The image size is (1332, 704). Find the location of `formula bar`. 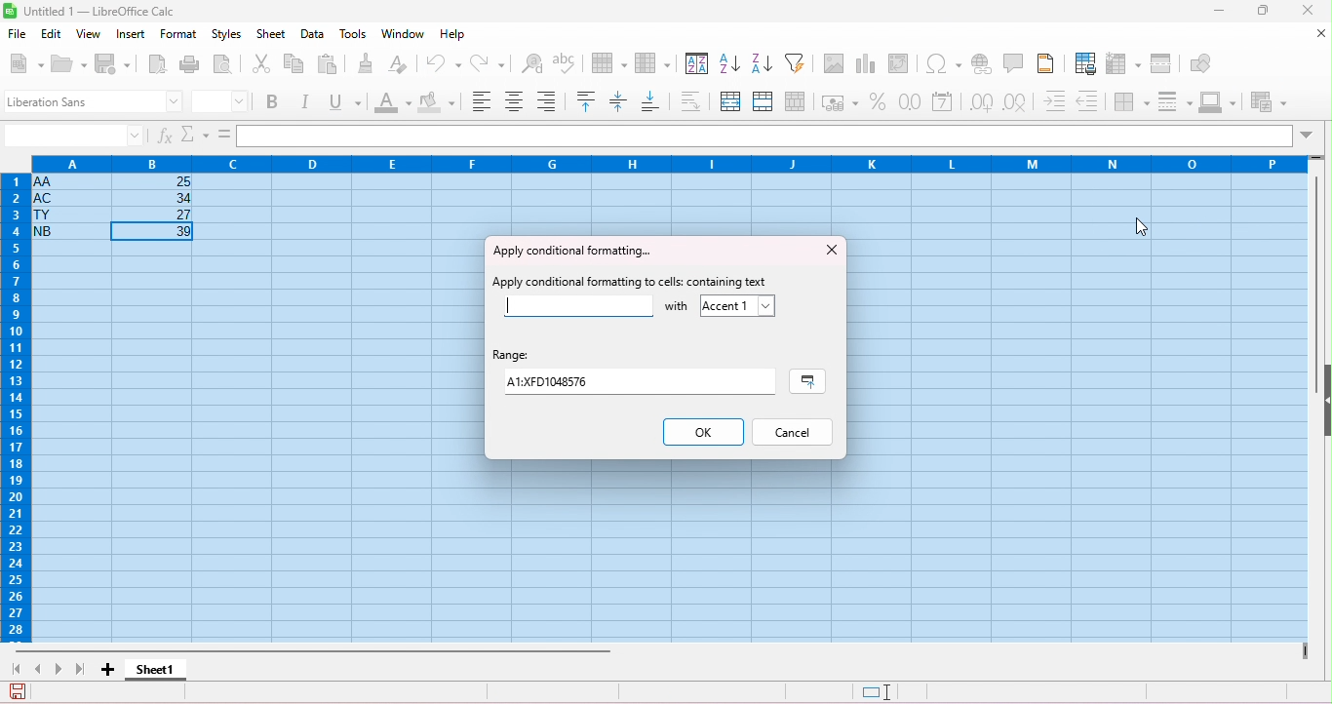

formula bar is located at coordinates (764, 137).